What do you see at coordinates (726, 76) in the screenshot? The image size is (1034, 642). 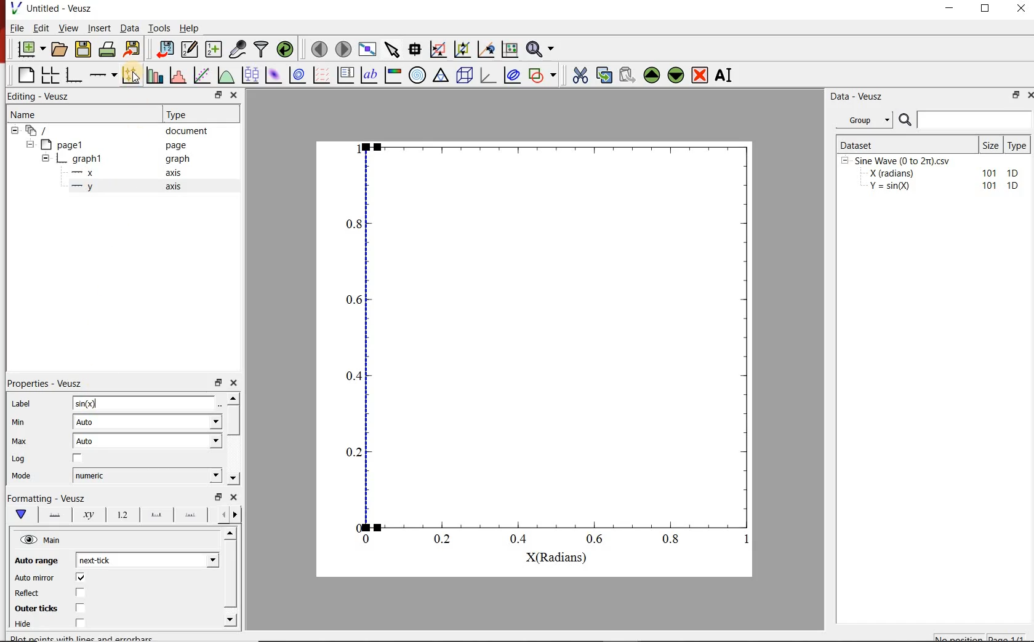 I see `rename` at bounding box center [726, 76].